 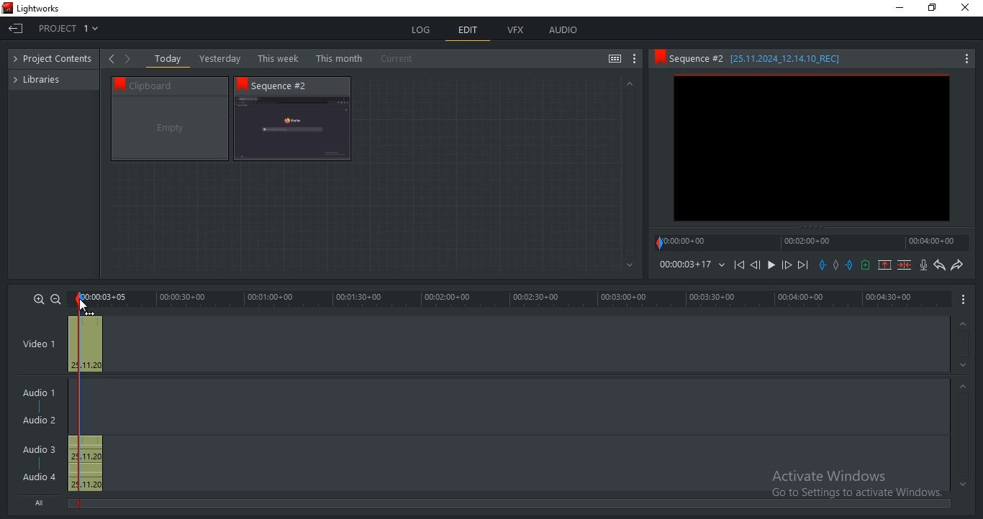 I want to click on sequence 2, so click(x=812, y=150).